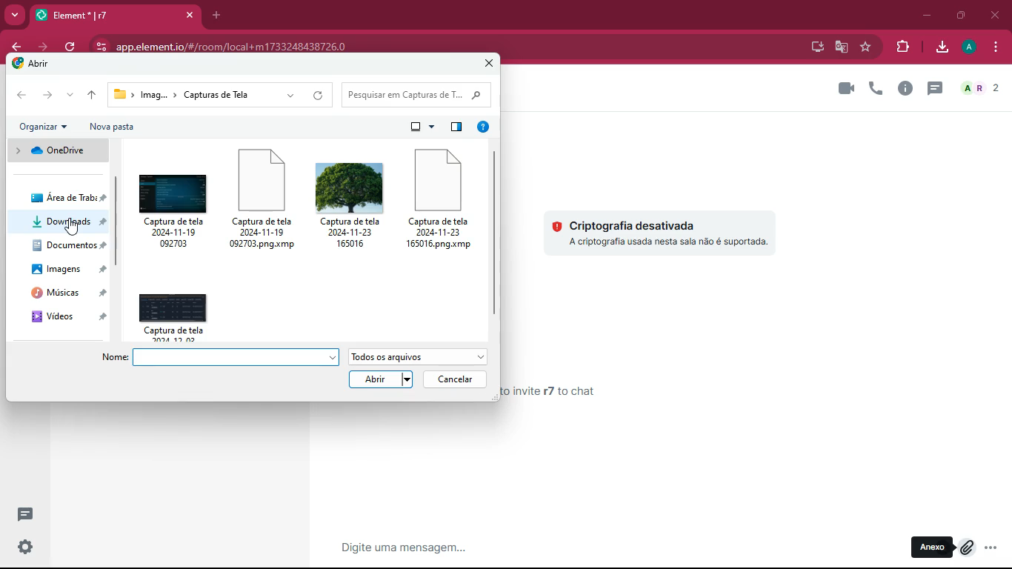 Image resolution: width=1012 pixels, height=569 pixels. Describe the element at coordinates (70, 196) in the screenshot. I see `area de trabl` at that location.